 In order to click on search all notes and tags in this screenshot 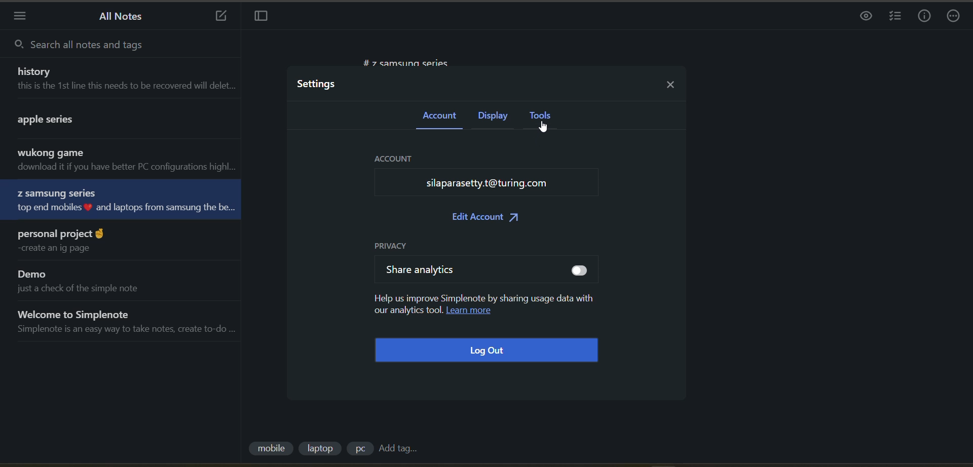, I will do `click(107, 47)`.